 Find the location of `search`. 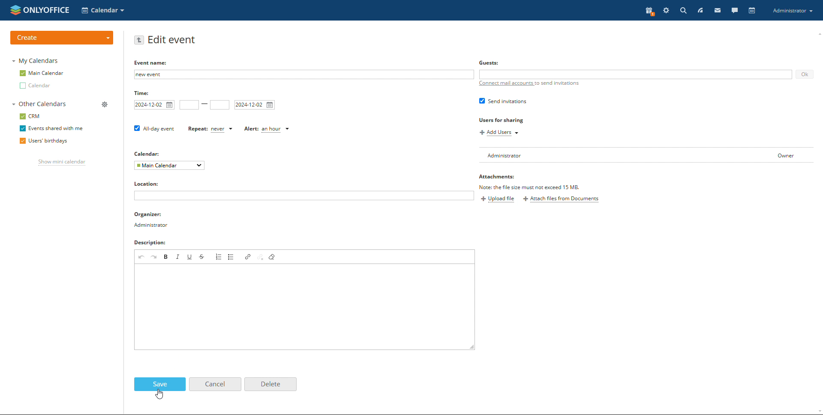

search is located at coordinates (684, 11).